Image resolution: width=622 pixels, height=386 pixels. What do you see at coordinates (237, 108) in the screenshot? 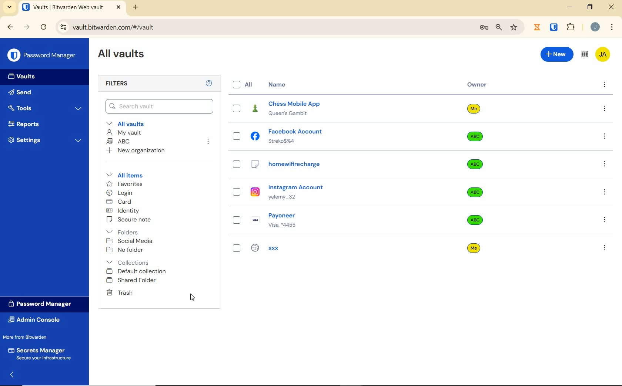
I see `select entry` at bounding box center [237, 108].